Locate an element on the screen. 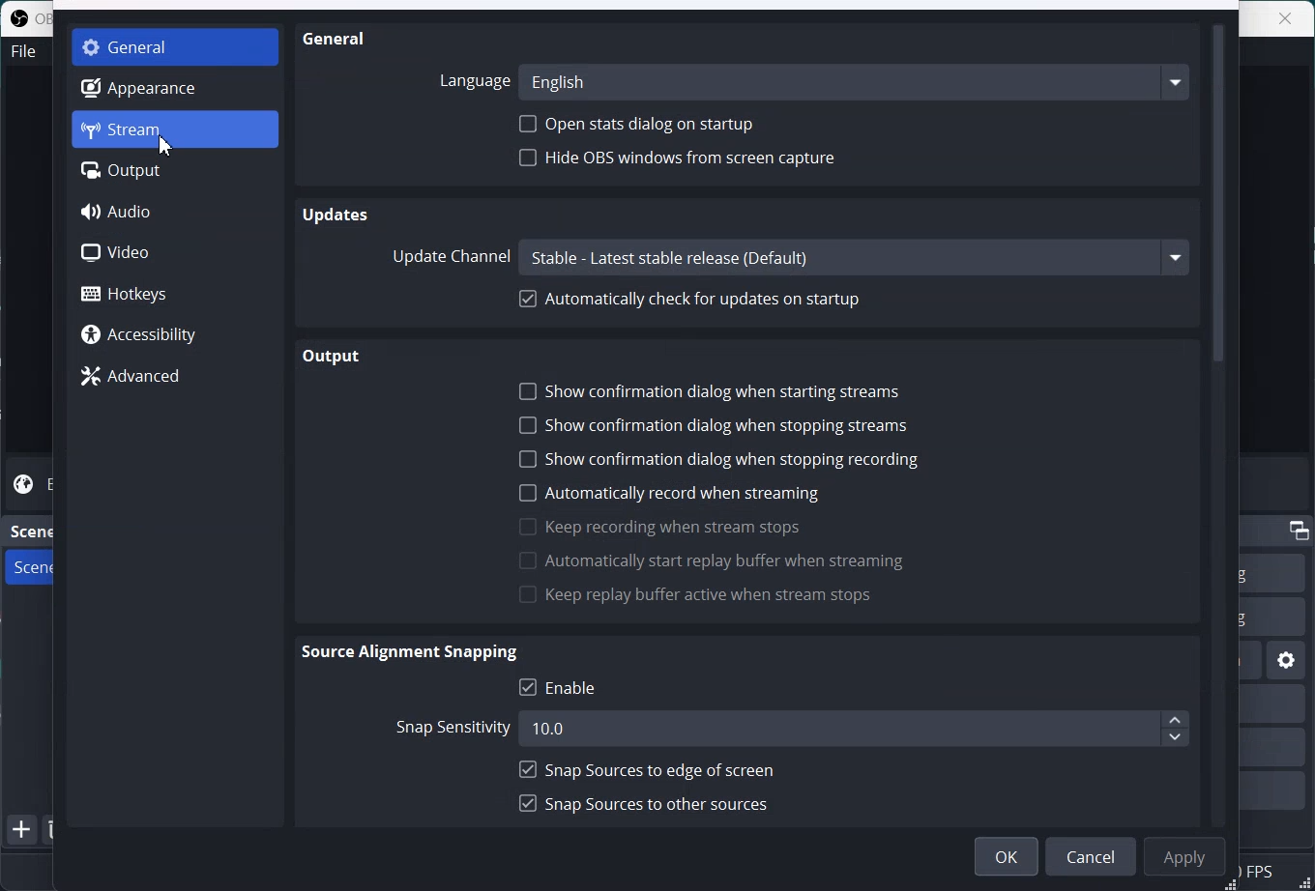  Keep replay buffer when stream stops is located at coordinates (694, 596).